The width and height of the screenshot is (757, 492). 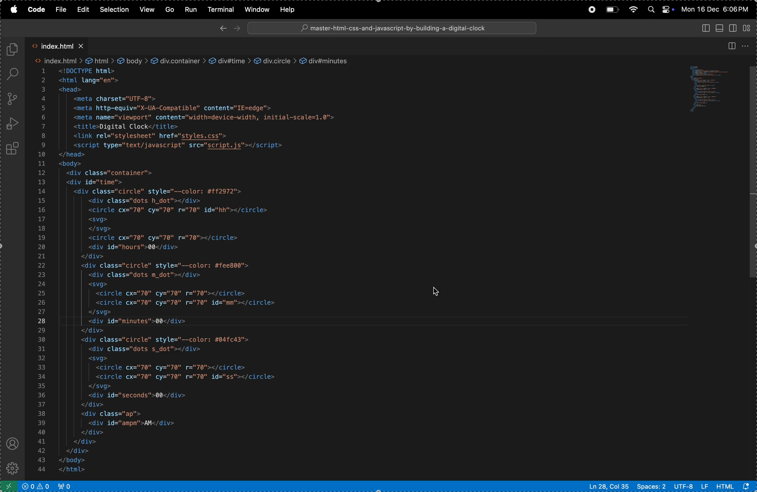 I want to click on selection, so click(x=114, y=10).